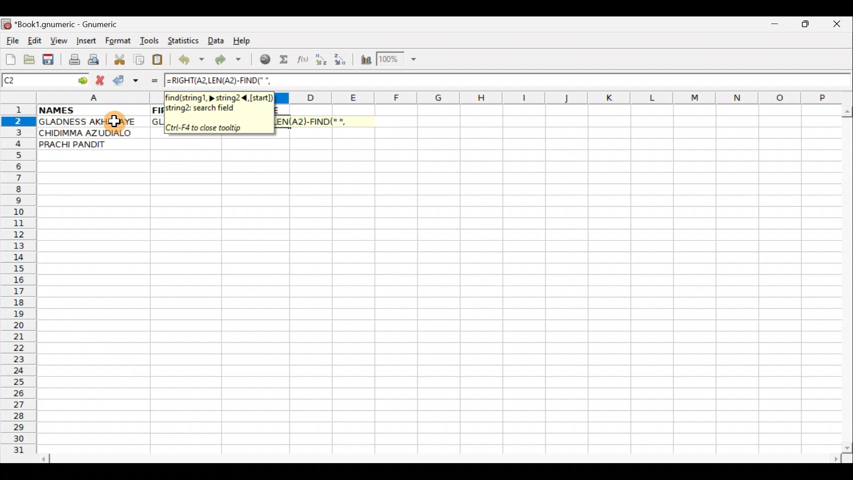 The width and height of the screenshot is (853, 480). I want to click on find(string1, > string2 <, [start])string2: search field. Ctrl+F4 to close tooltip., so click(219, 113).